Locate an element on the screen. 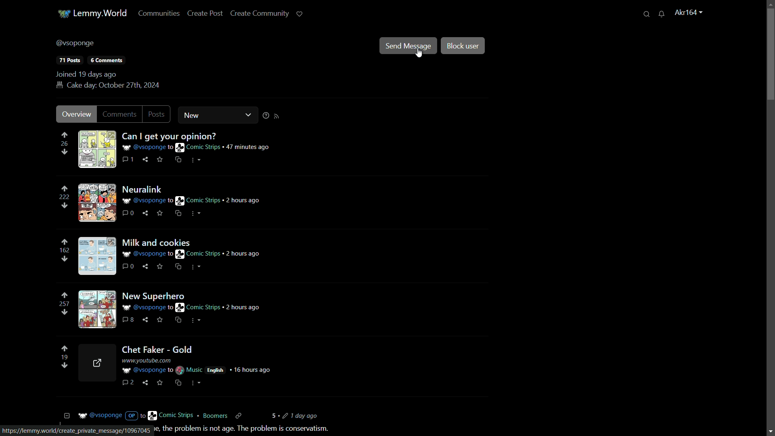 The width and height of the screenshot is (775, 436). post-3 is located at coordinates (157, 243).